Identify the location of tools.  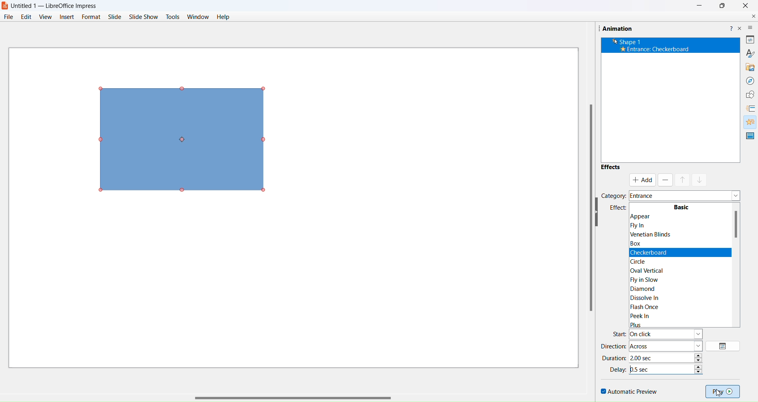
(173, 17).